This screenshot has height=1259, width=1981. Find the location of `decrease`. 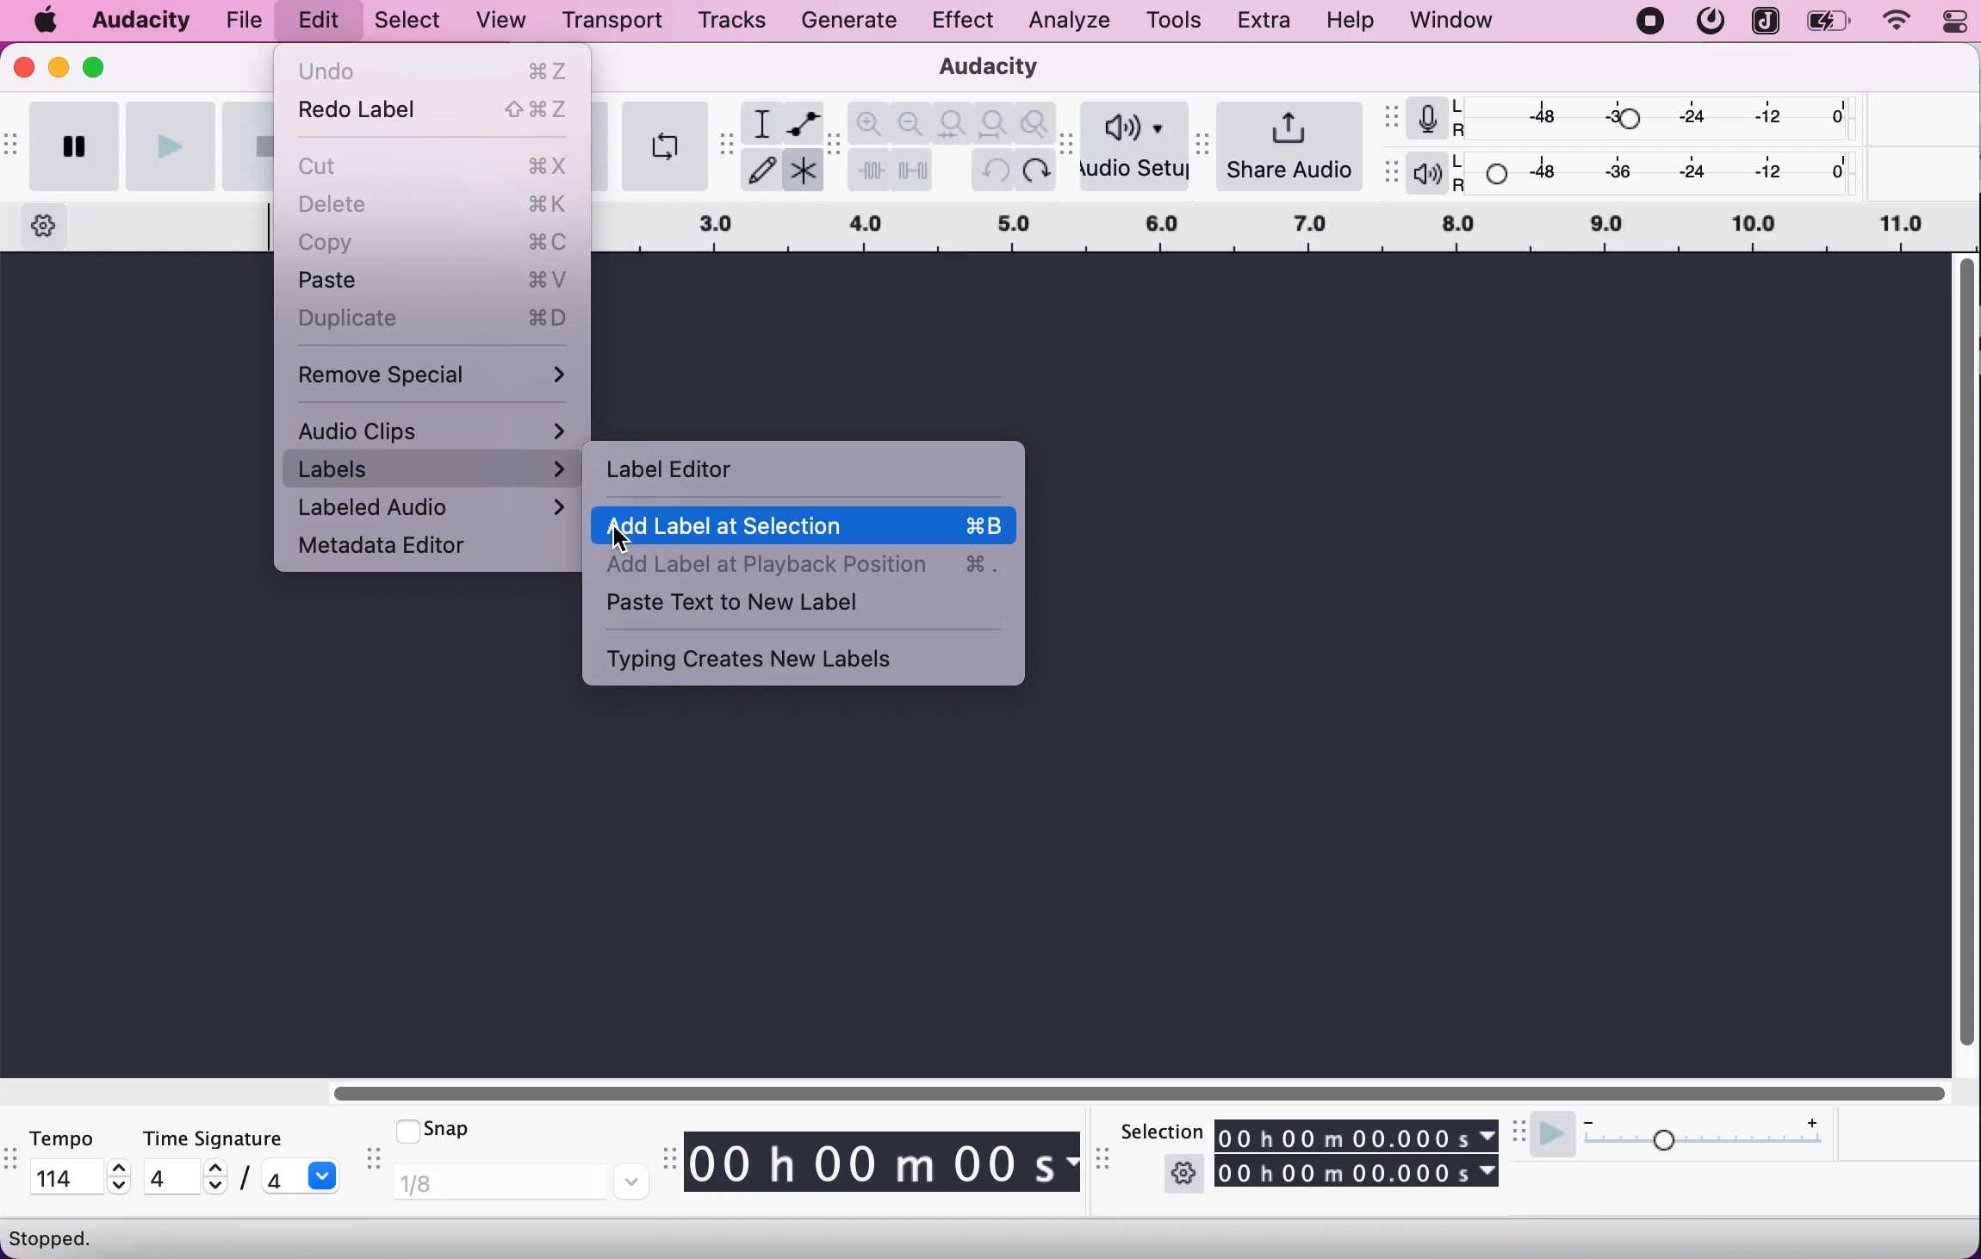

decrease is located at coordinates (212, 1188).